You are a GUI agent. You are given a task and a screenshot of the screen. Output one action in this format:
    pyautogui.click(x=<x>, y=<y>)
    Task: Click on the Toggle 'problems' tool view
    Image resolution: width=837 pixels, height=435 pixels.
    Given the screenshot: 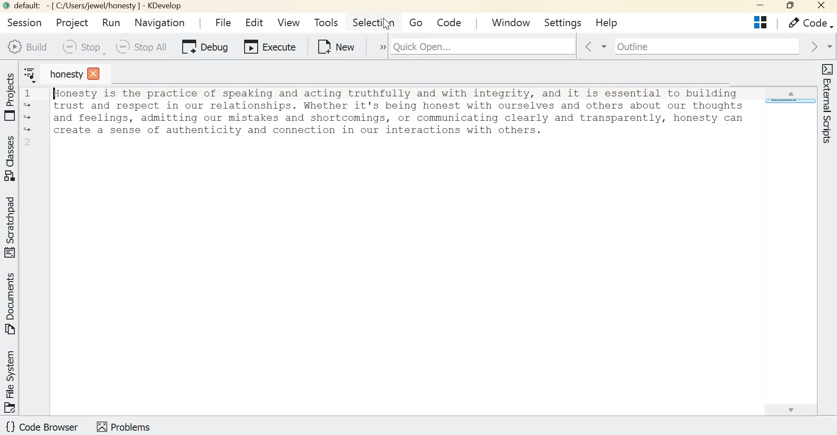 What is the action you would take?
    pyautogui.click(x=123, y=426)
    